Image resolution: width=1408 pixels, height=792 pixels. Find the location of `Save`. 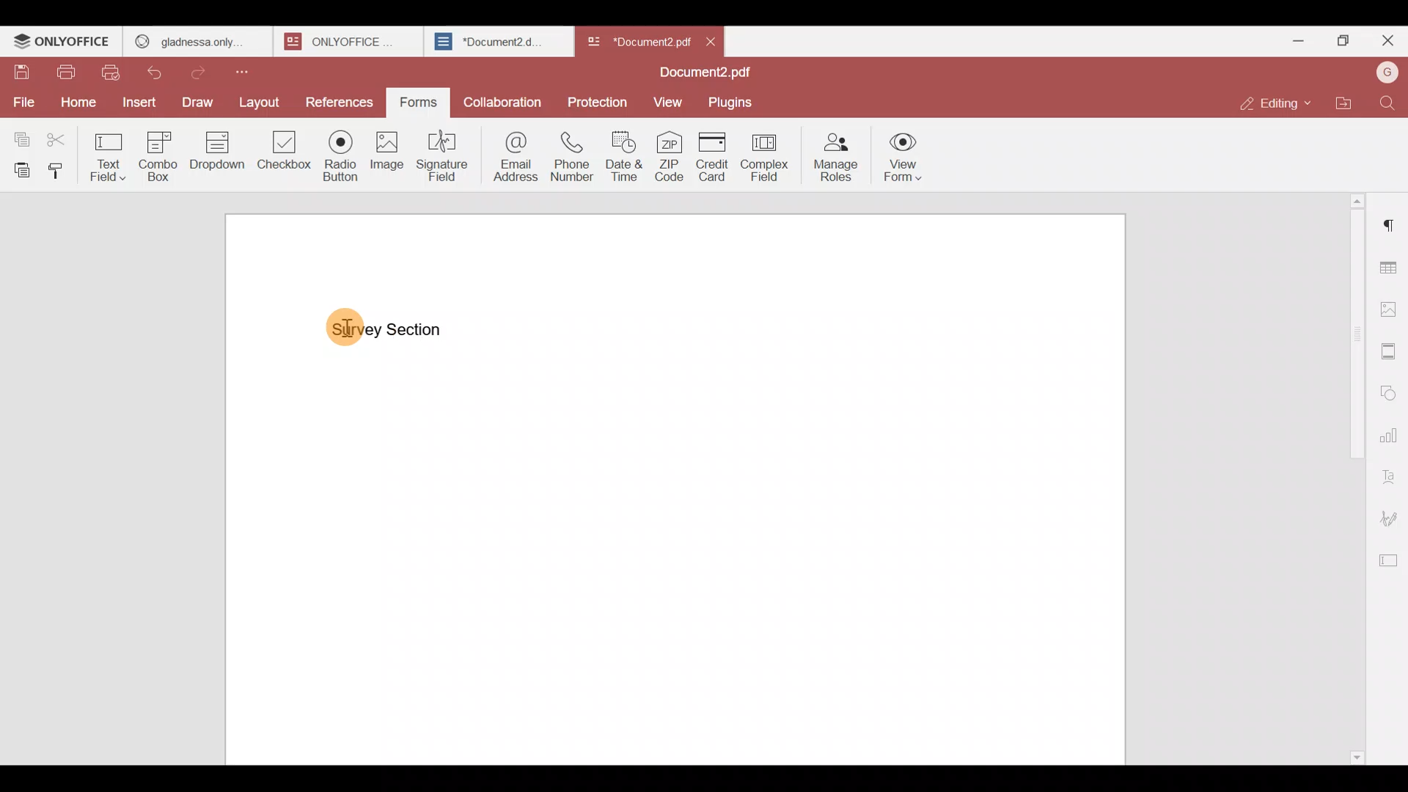

Save is located at coordinates (15, 67).